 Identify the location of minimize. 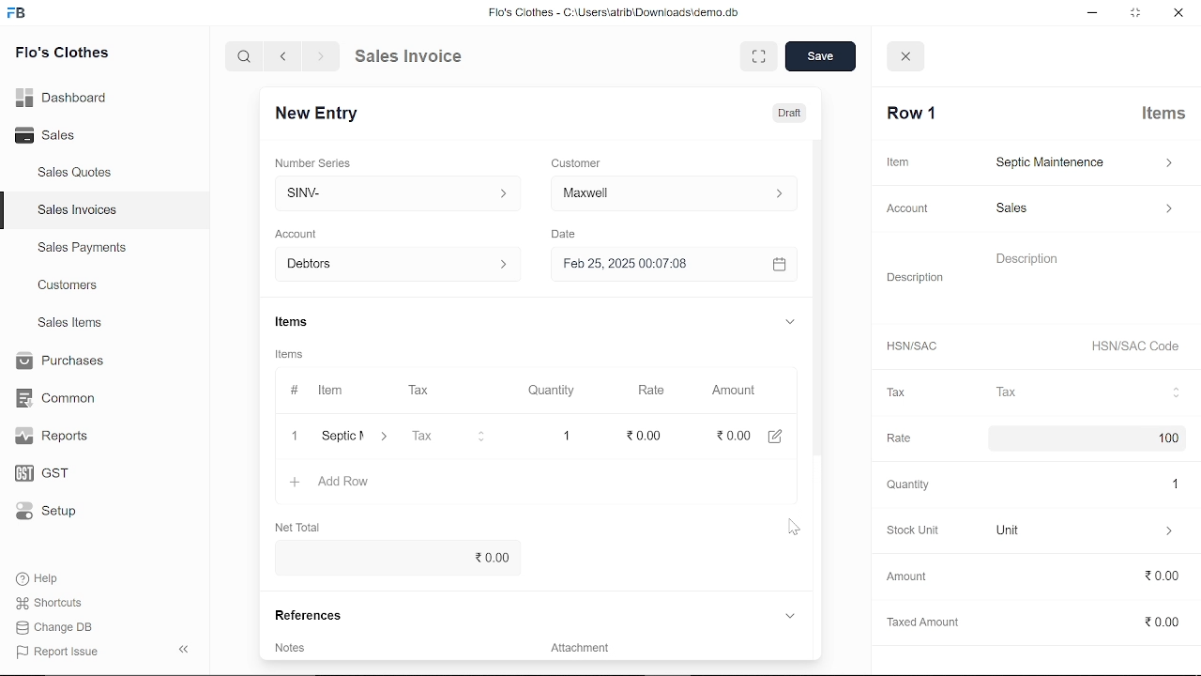
(1088, 13).